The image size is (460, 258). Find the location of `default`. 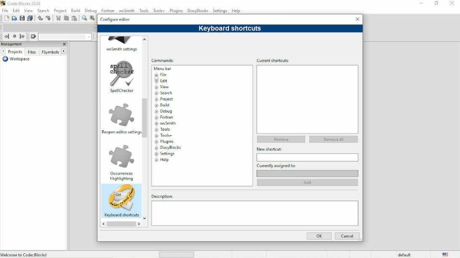

default is located at coordinates (405, 255).